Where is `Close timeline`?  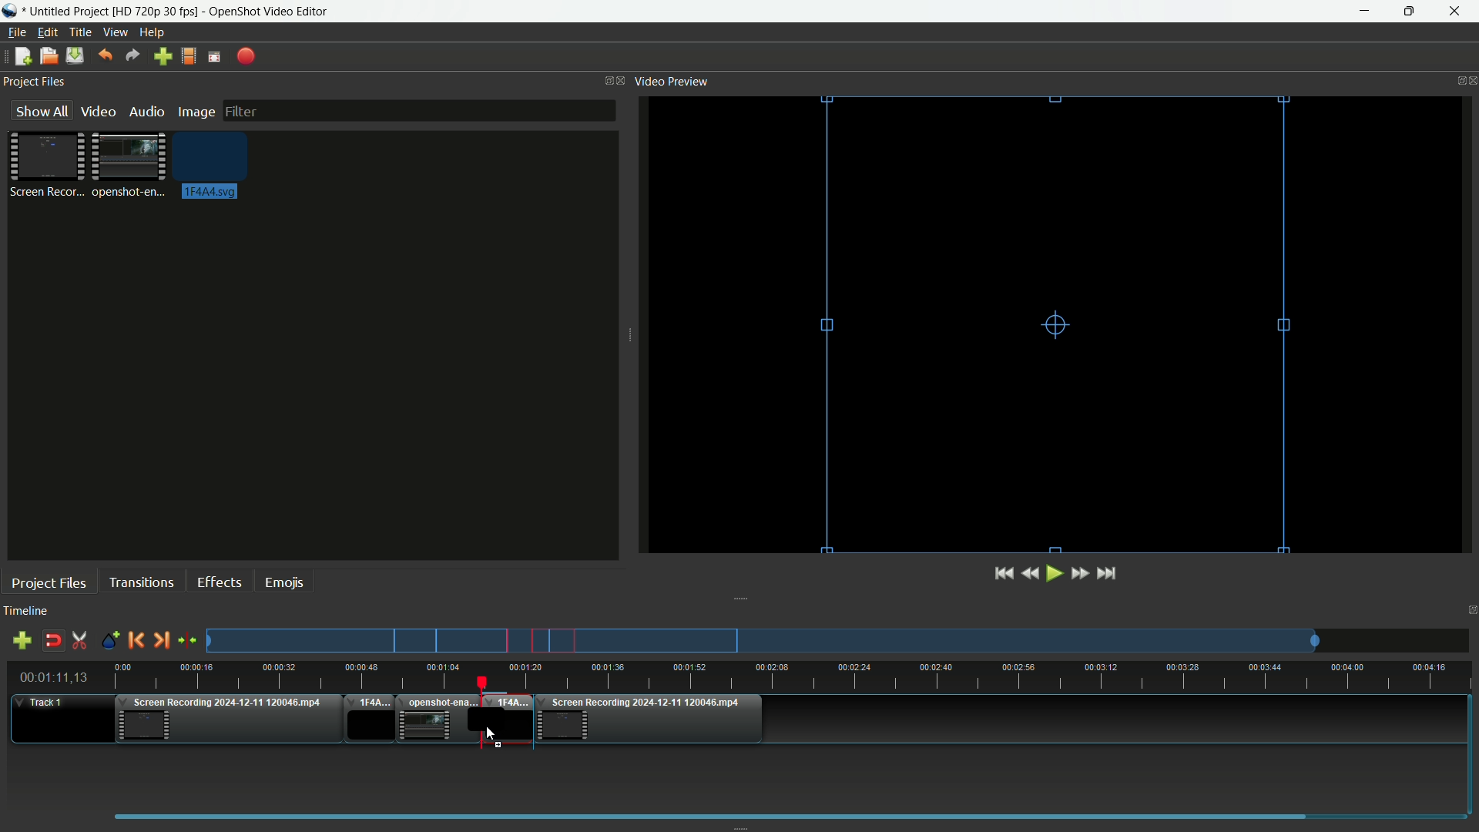
Close timeline is located at coordinates (1470, 612).